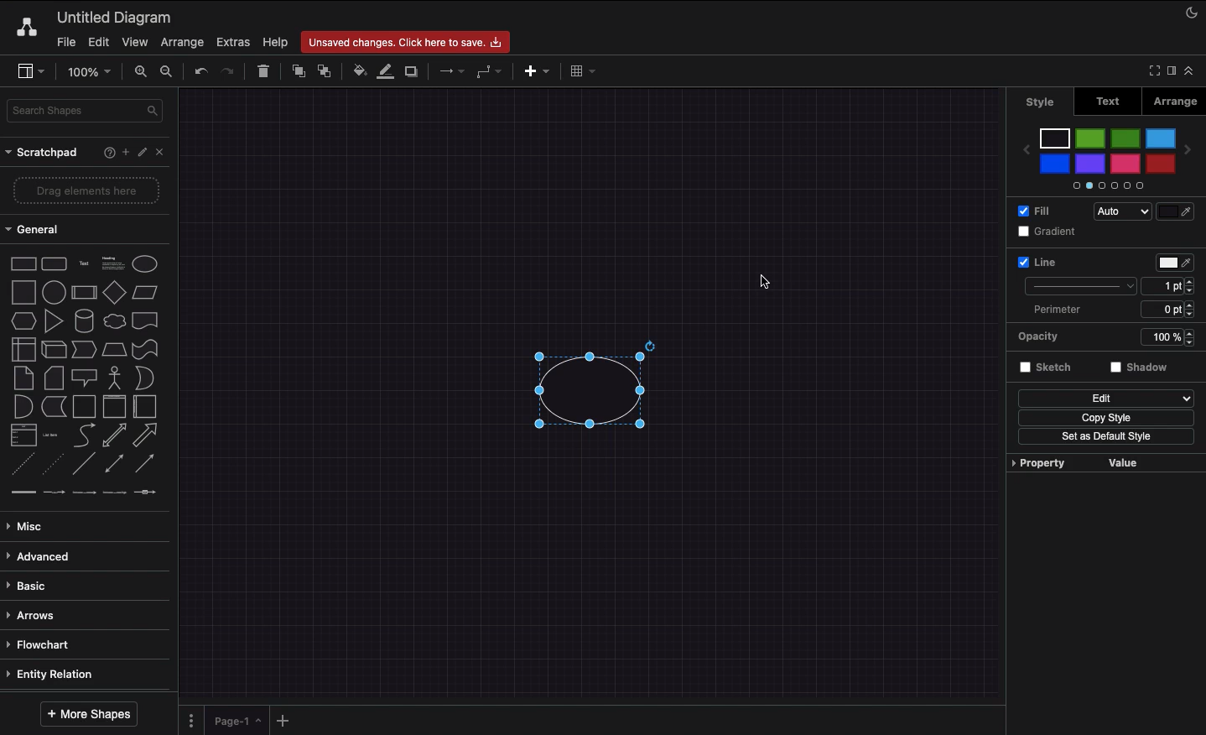 The image size is (1206, 735). Describe the element at coordinates (766, 282) in the screenshot. I see `Cursor` at that location.